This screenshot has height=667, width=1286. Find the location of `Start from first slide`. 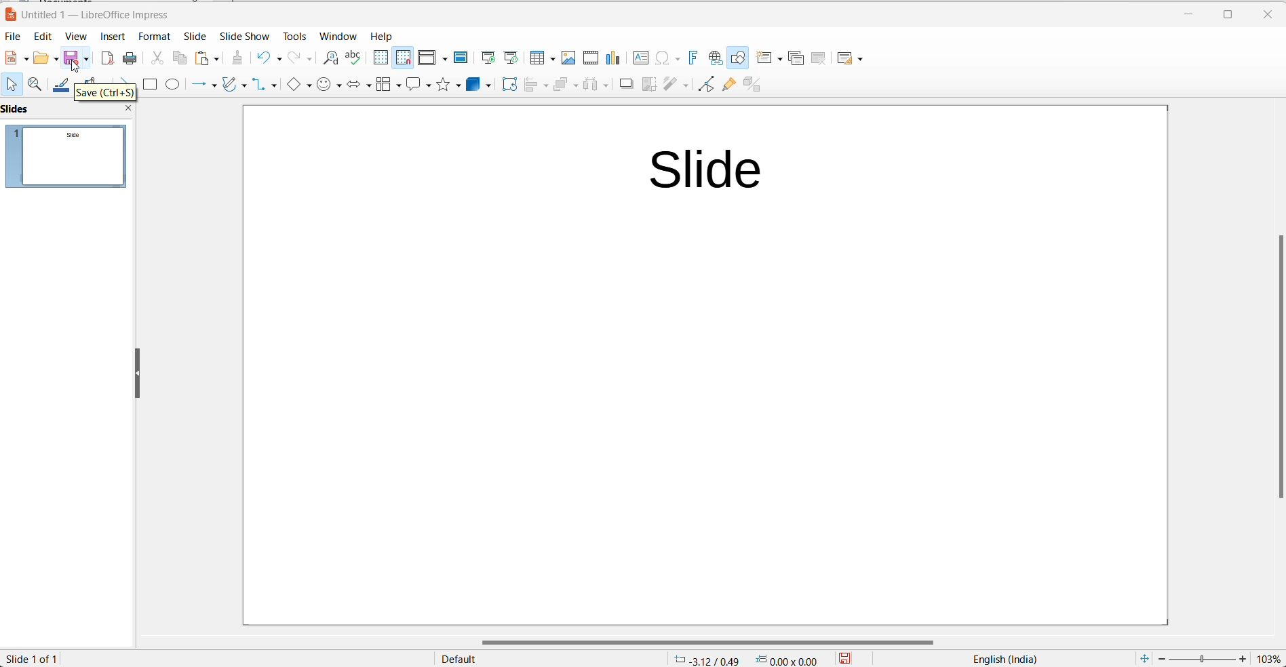

Start from first slide is located at coordinates (486, 58).